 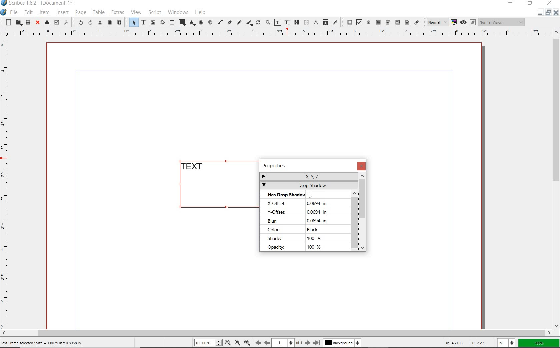 What do you see at coordinates (342, 343) in the screenshot?
I see `Background` at bounding box center [342, 343].